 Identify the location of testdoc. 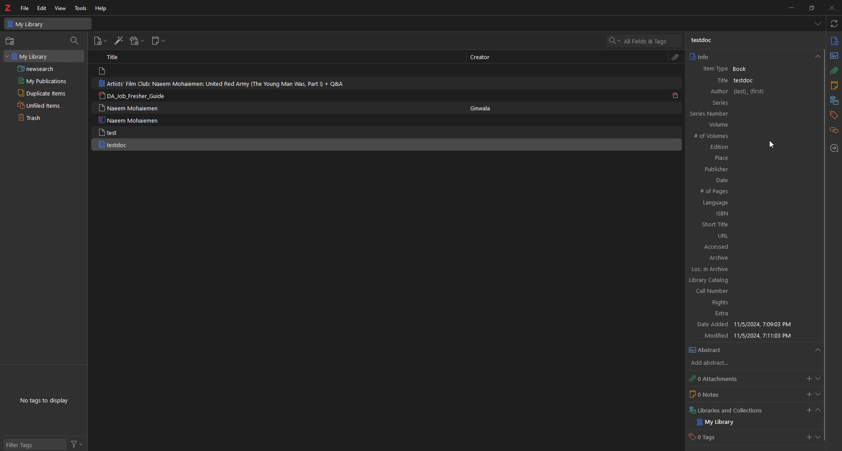
(131, 144).